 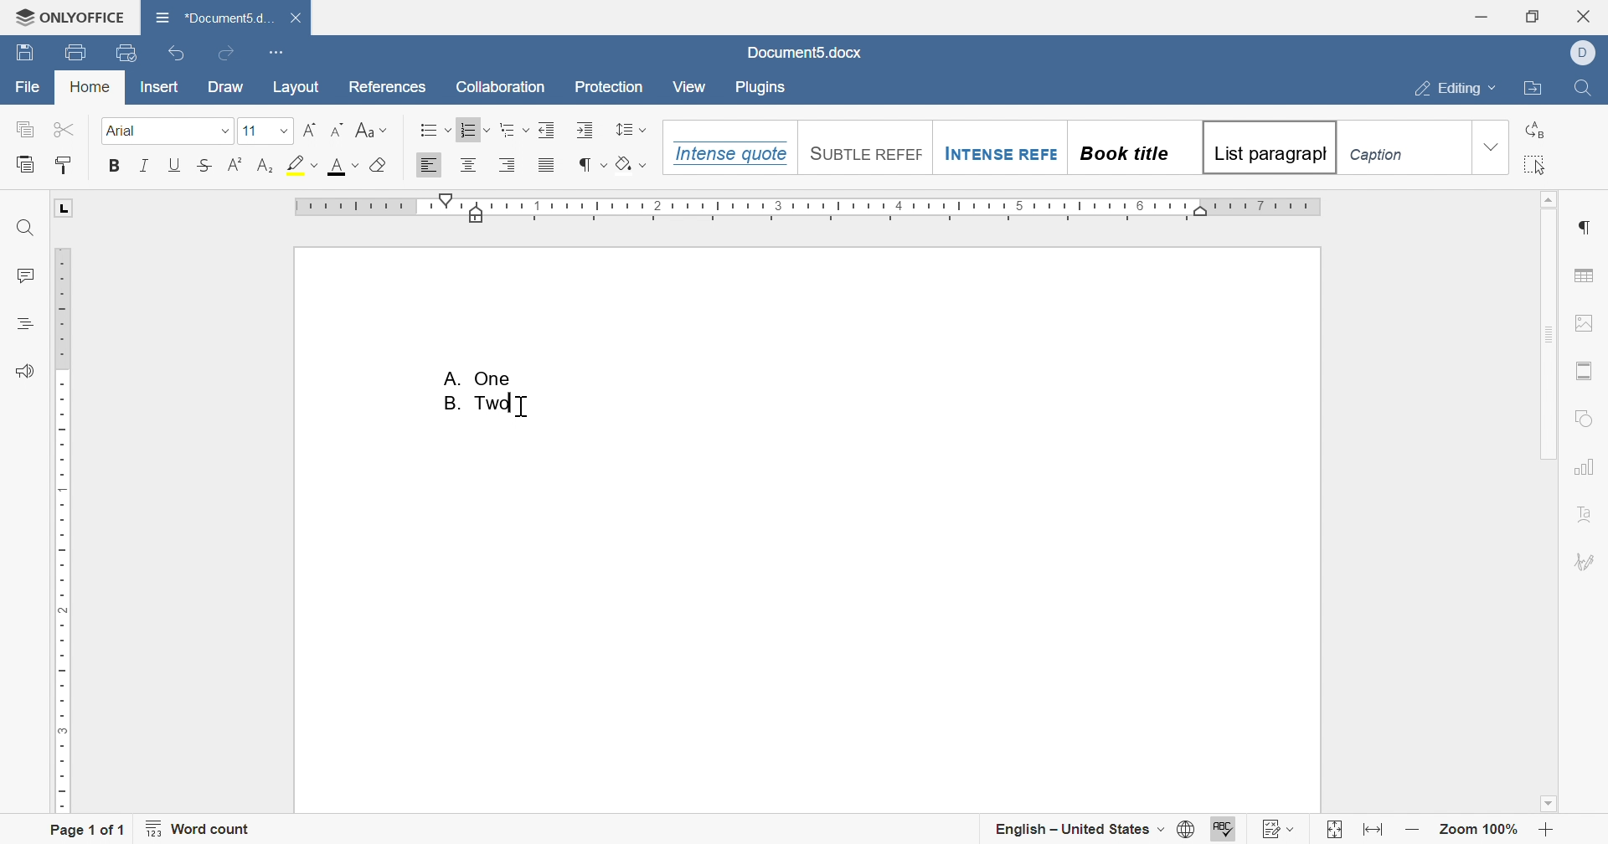 What do you see at coordinates (1491, 147) in the screenshot?
I see `drop down` at bounding box center [1491, 147].